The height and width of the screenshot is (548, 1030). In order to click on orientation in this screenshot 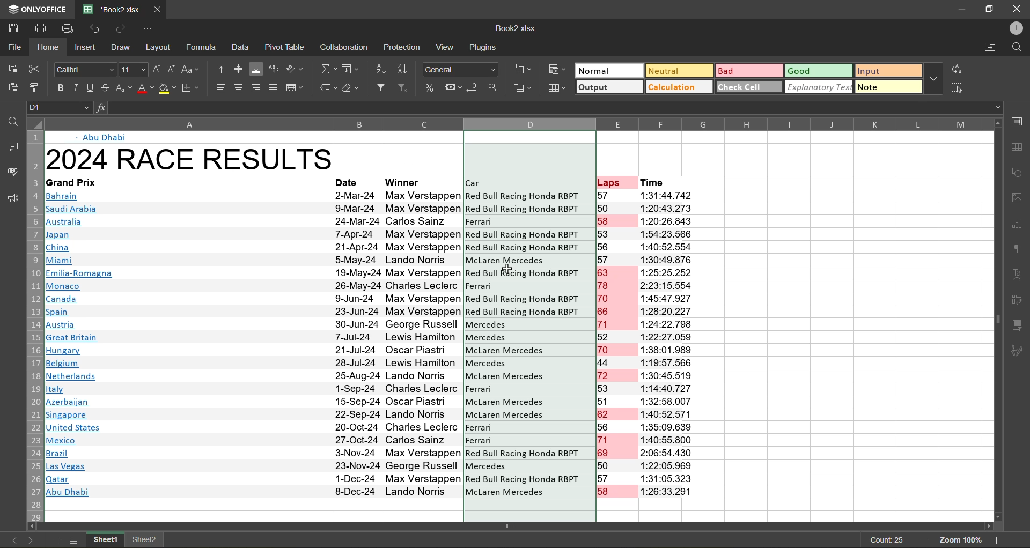, I will do `click(295, 70)`.